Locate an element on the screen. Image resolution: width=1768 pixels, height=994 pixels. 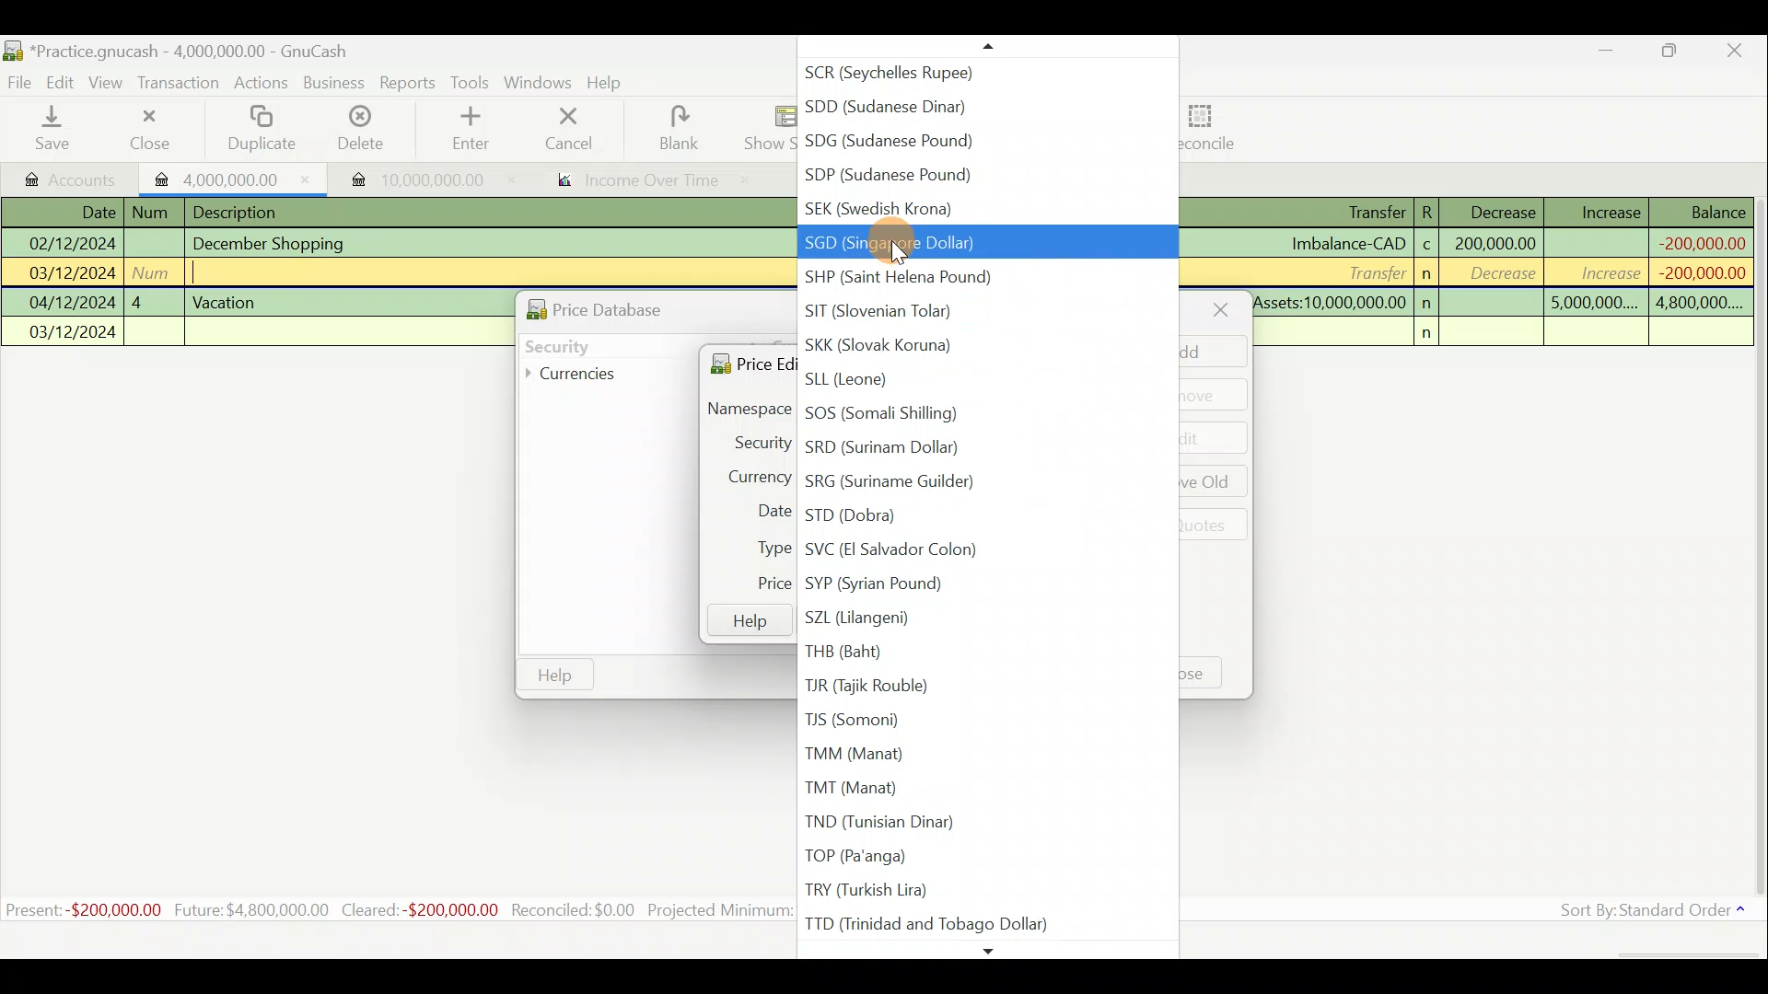
Sort by is located at coordinates (1644, 912).